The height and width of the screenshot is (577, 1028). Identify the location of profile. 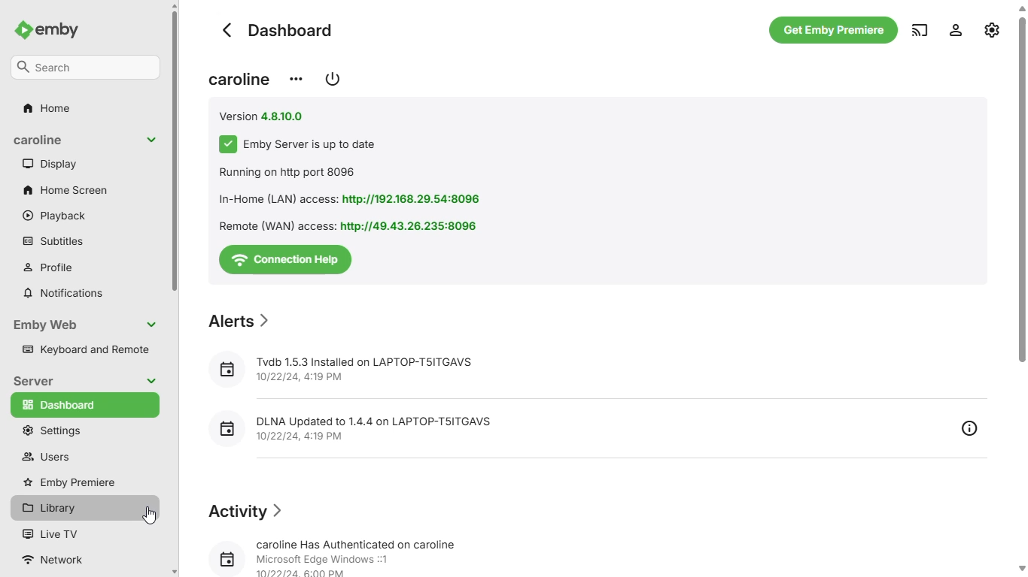
(49, 267).